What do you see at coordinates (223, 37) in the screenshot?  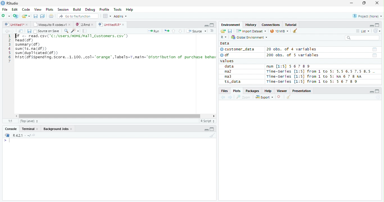 I see `R` at bounding box center [223, 37].